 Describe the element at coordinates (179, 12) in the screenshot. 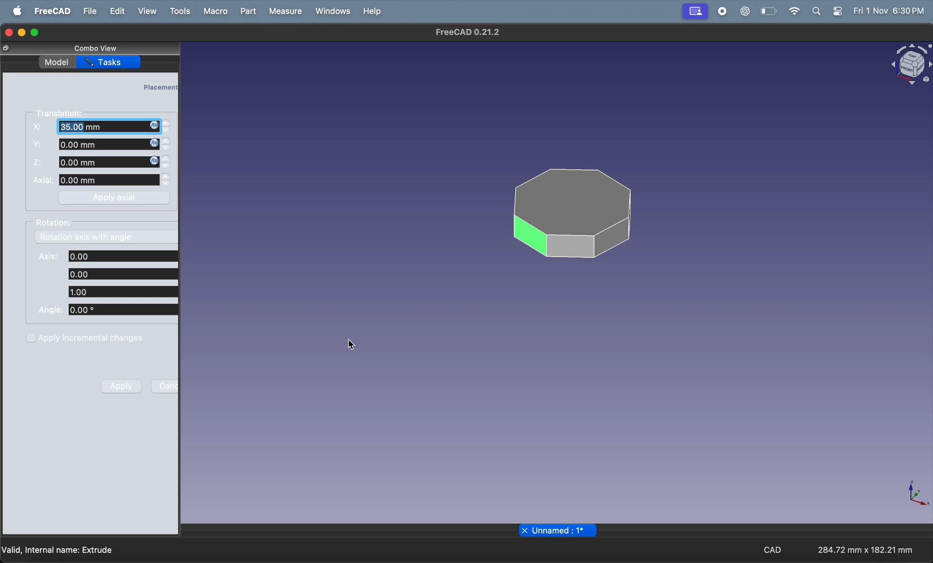

I see `tools` at that location.